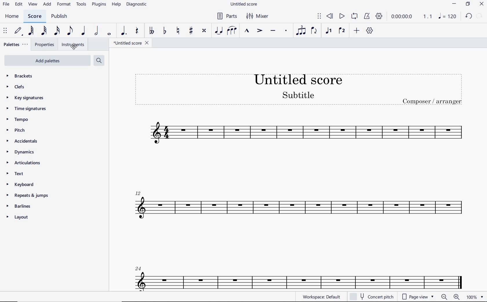 Image resolution: width=487 pixels, height=302 pixels. I want to click on PLAYBACK SETTINGS, so click(379, 16).